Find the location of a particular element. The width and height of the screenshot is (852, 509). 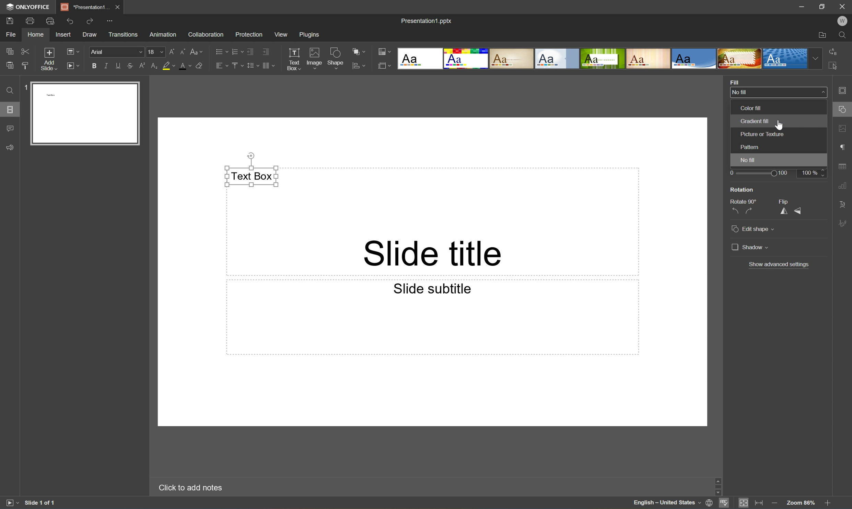

Align shape is located at coordinates (360, 66).